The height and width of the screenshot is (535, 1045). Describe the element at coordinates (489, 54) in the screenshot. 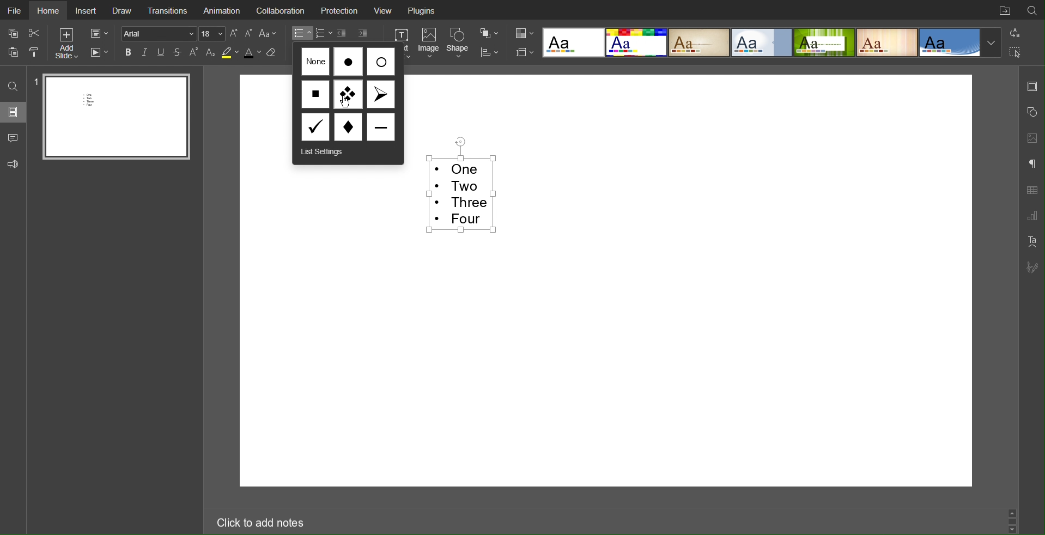

I see `Distribute` at that location.